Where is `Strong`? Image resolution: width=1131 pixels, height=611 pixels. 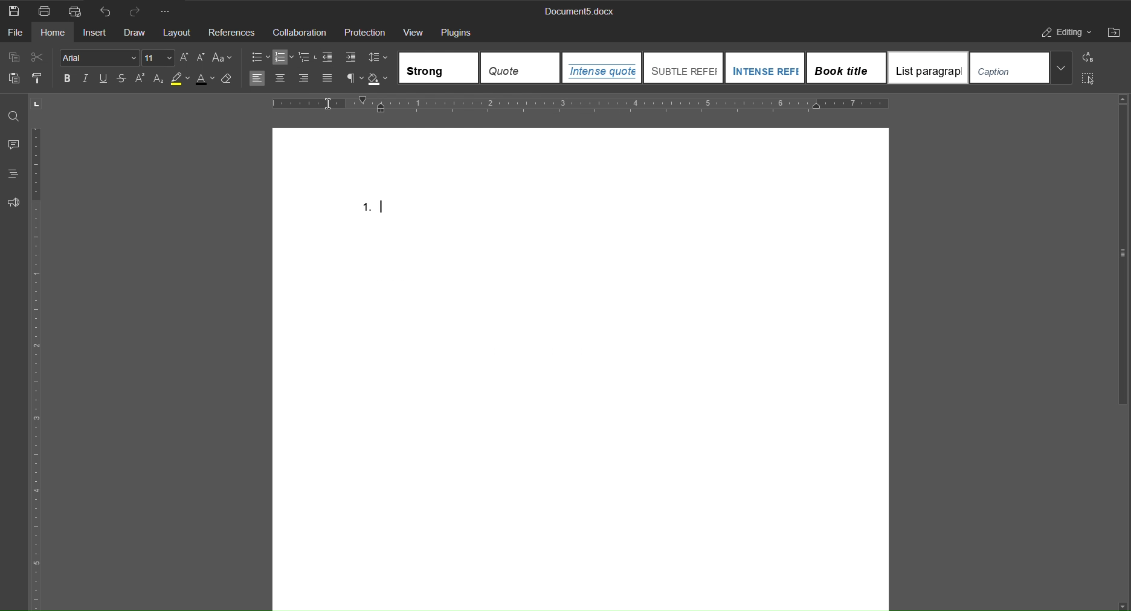 Strong is located at coordinates (438, 68).